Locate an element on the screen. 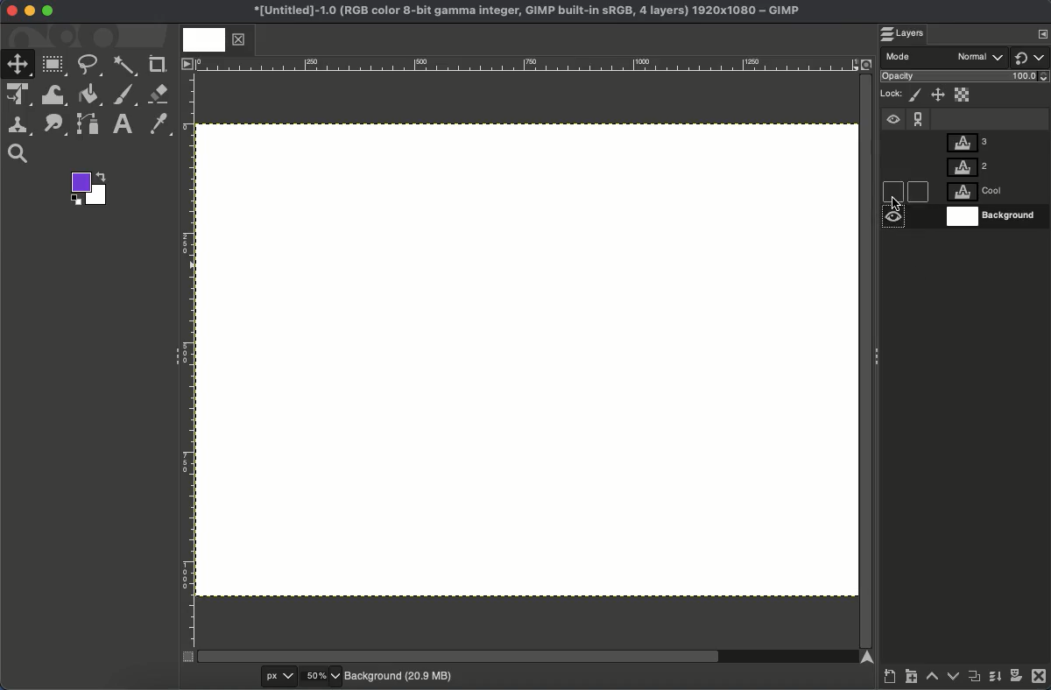 The image size is (1051, 690). Mode is located at coordinates (946, 58).